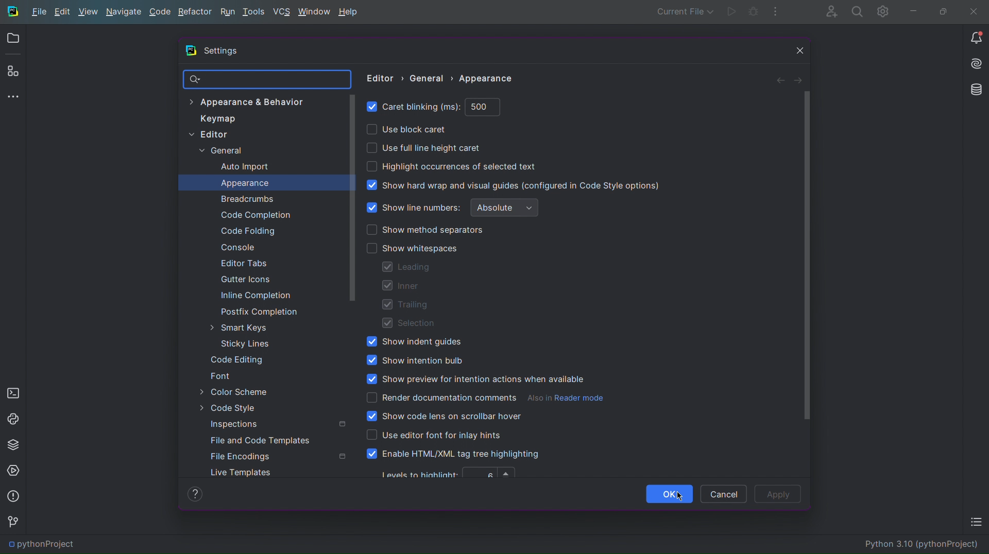  I want to click on Debug, so click(752, 13).